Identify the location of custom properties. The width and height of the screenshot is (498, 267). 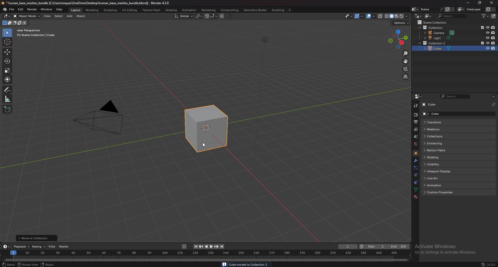
(443, 193).